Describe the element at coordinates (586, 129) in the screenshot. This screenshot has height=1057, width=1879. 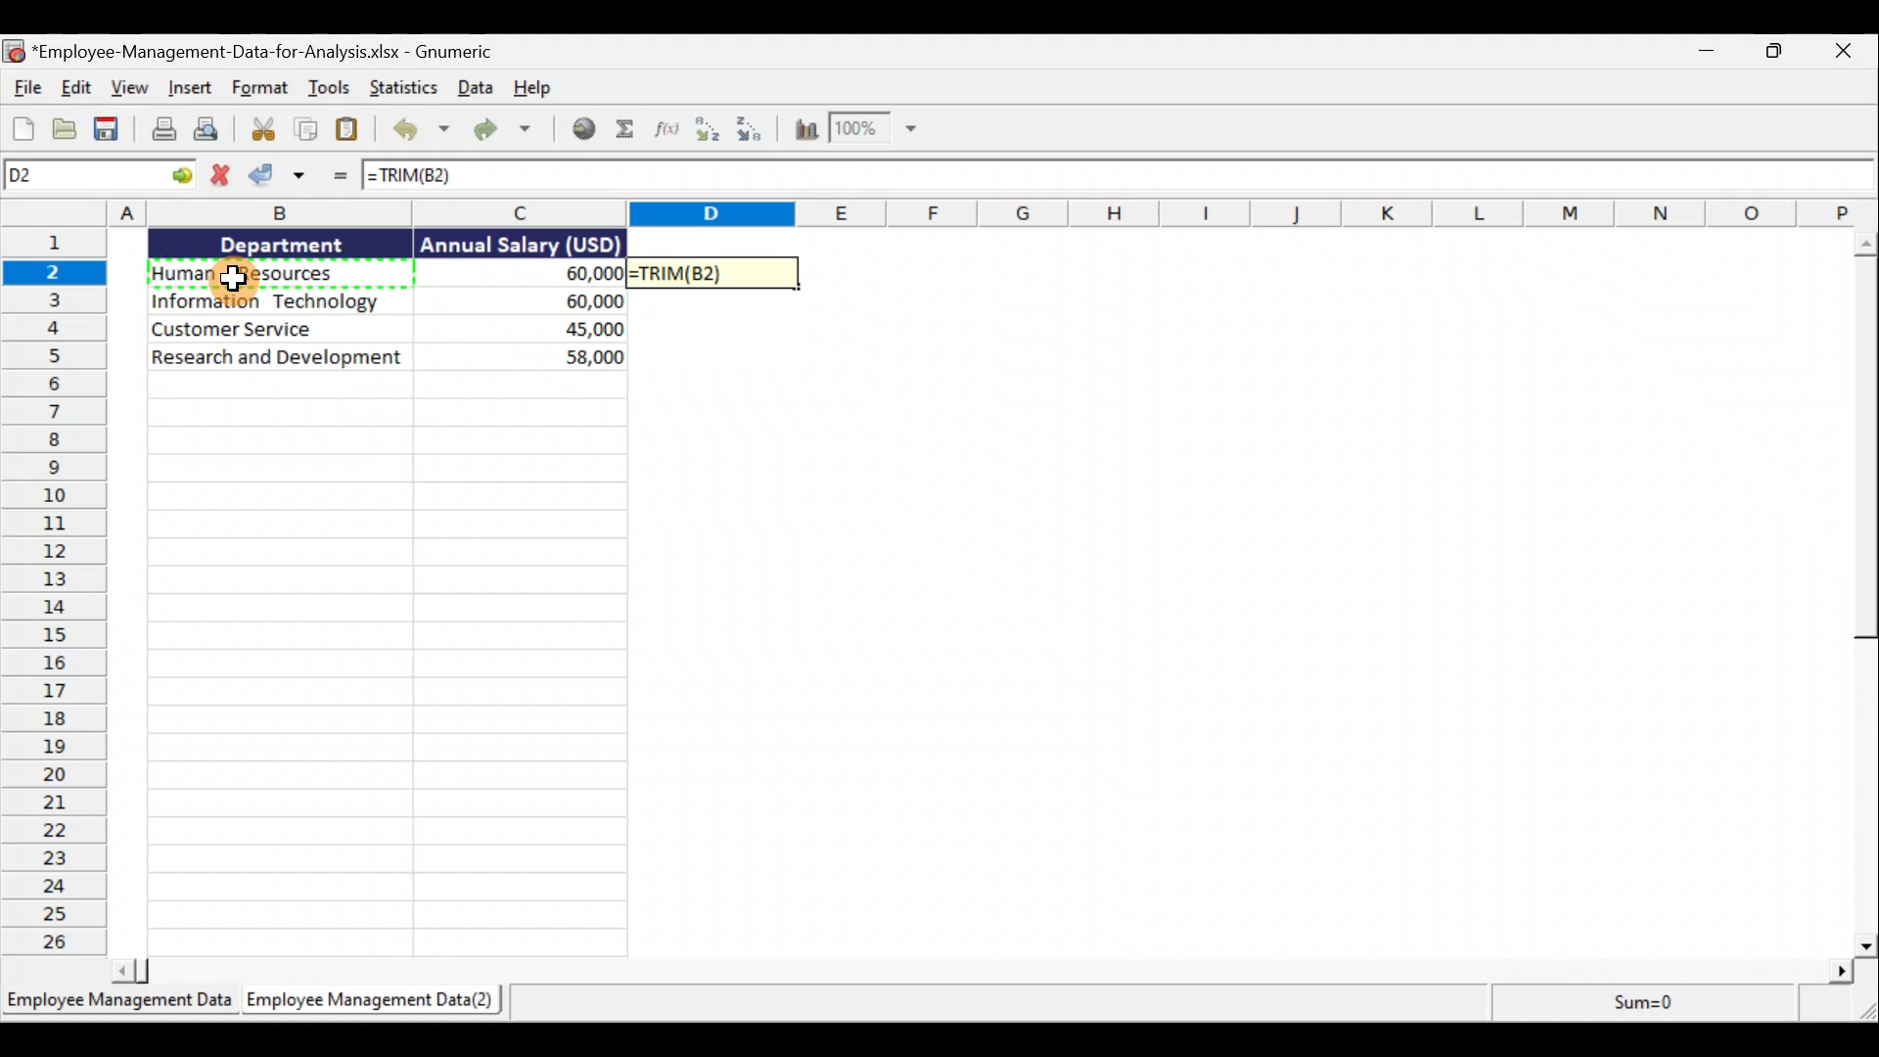
I see `Insert a hyperlink` at that location.